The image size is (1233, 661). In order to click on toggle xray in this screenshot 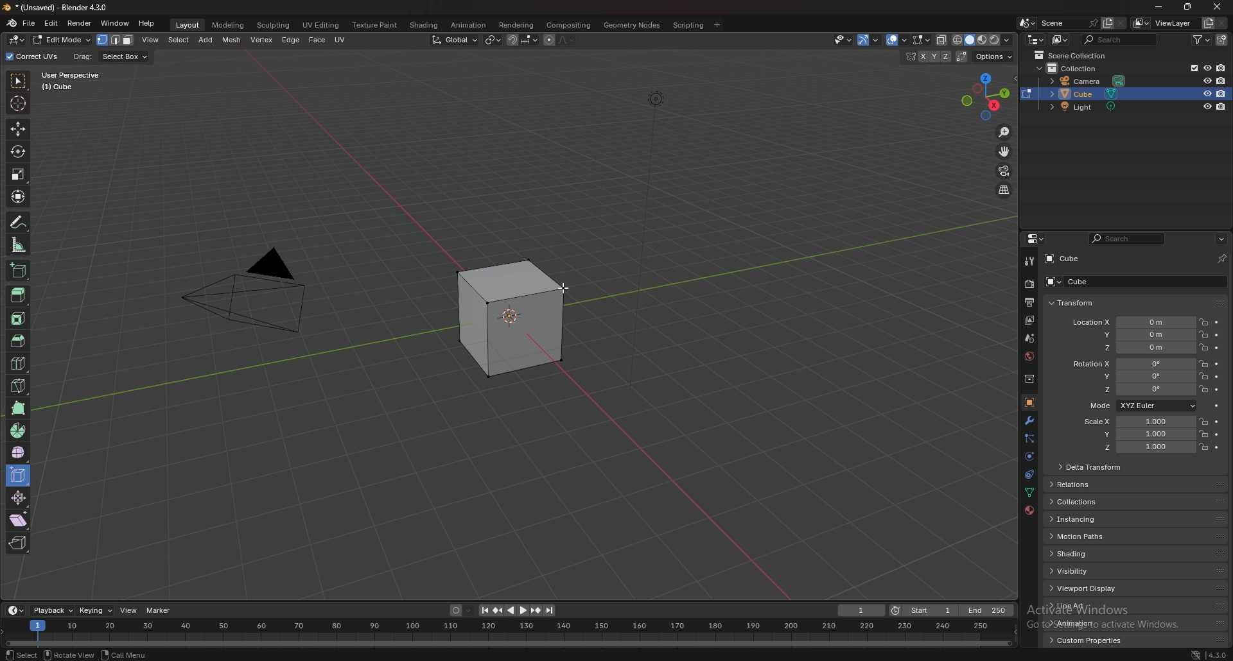, I will do `click(942, 40)`.